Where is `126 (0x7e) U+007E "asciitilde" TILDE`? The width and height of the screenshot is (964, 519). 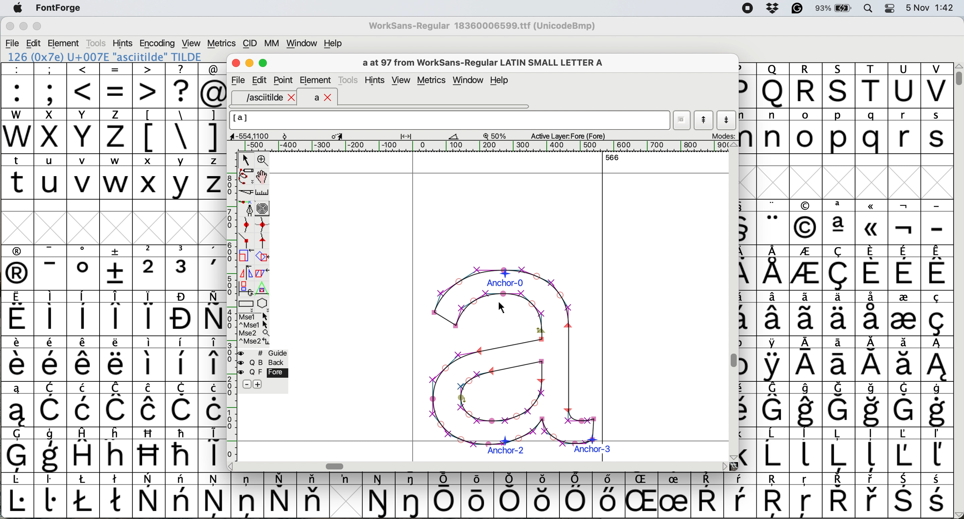
126 (0x7e) U+007E "asciitilde" TILDE is located at coordinates (106, 56).